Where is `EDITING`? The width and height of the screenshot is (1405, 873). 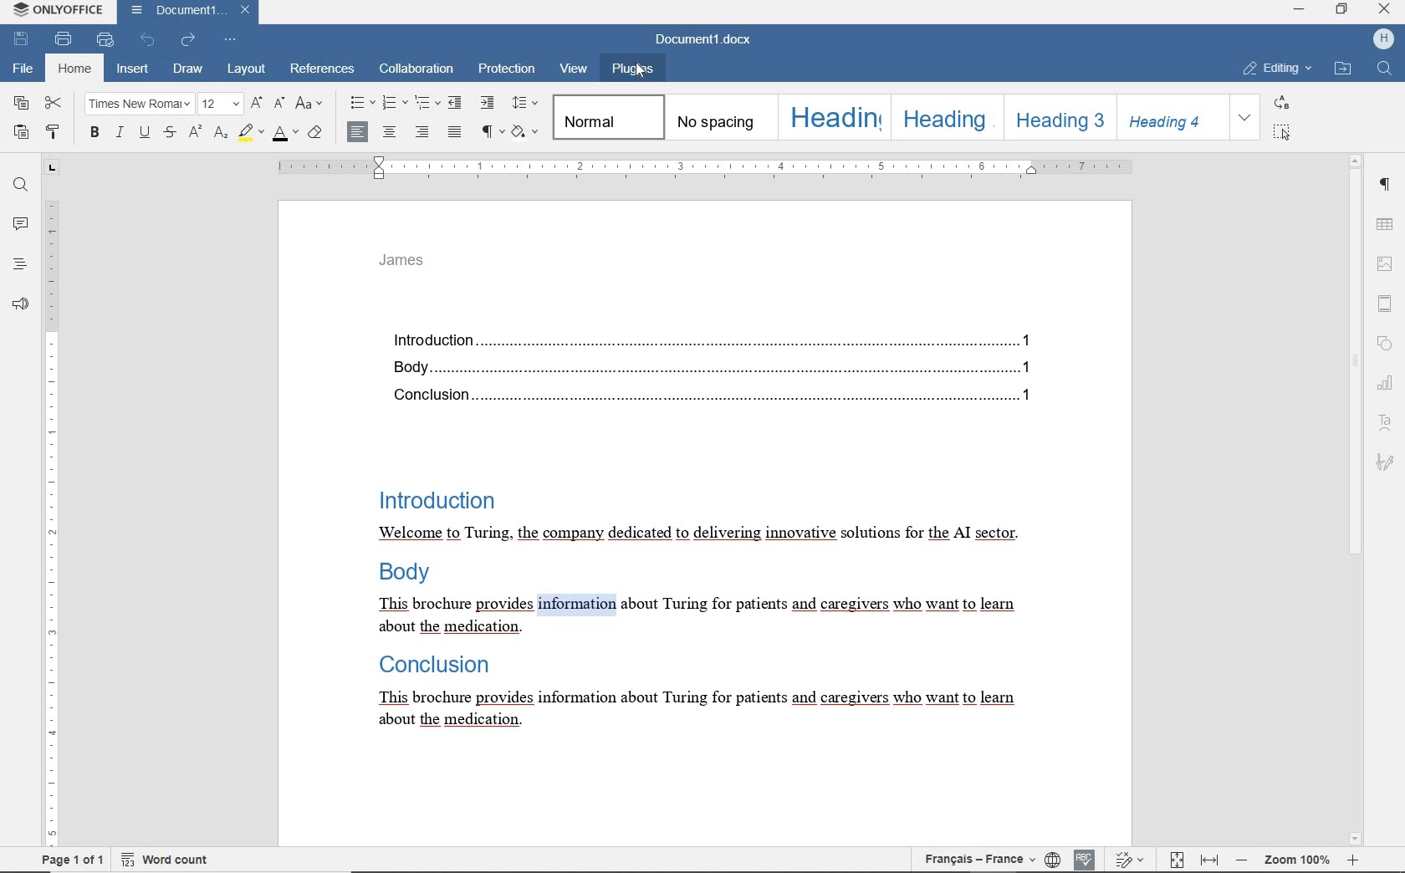 EDITING is located at coordinates (1275, 69).